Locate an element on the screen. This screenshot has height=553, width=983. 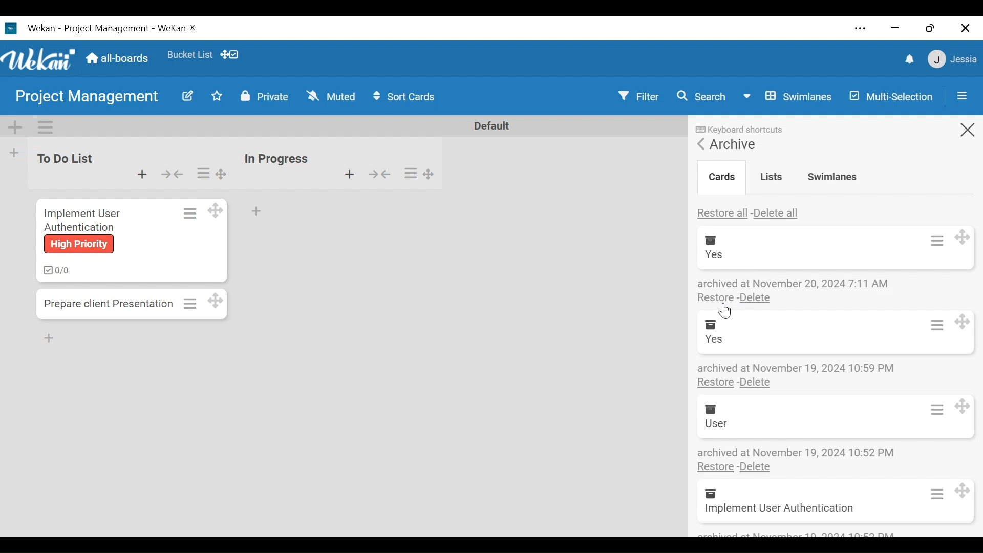
Archive details is located at coordinates (796, 452).